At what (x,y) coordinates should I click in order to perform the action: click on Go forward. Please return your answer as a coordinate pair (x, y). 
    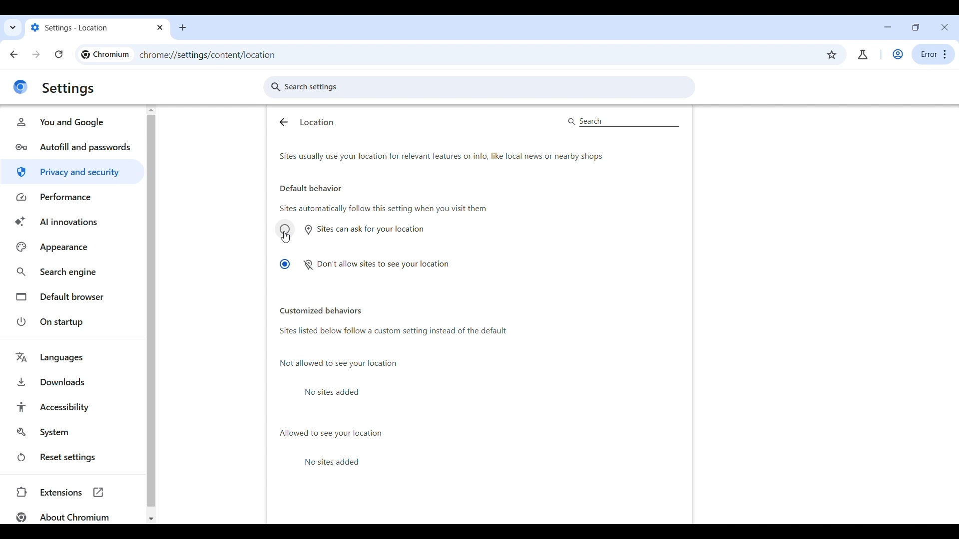
    Looking at the image, I should click on (36, 54).